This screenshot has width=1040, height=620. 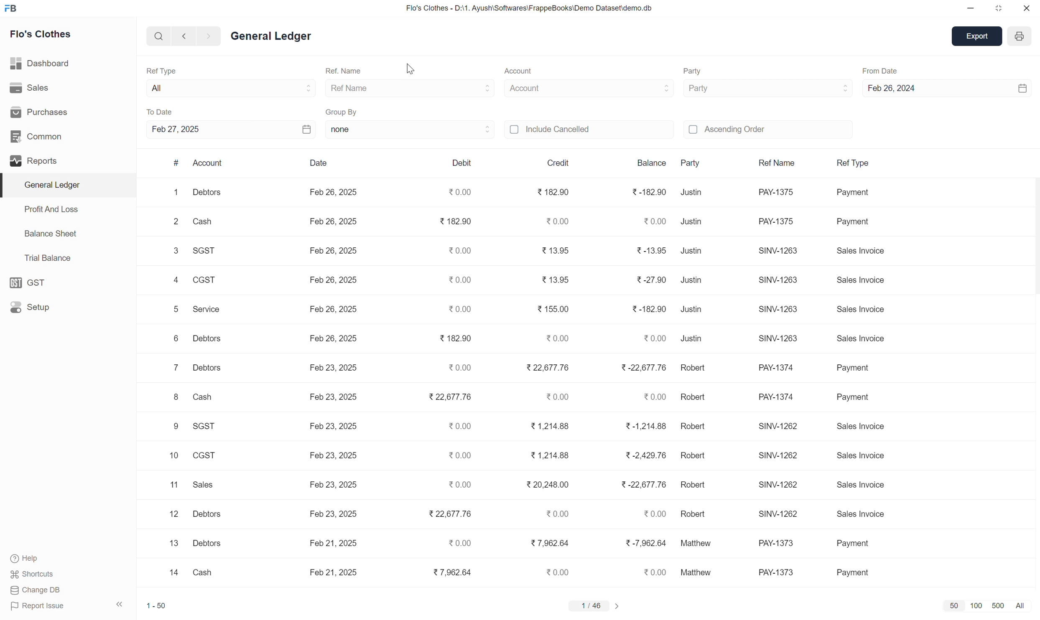 What do you see at coordinates (694, 70) in the screenshot?
I see `Party` at bounding box center [694, 70].